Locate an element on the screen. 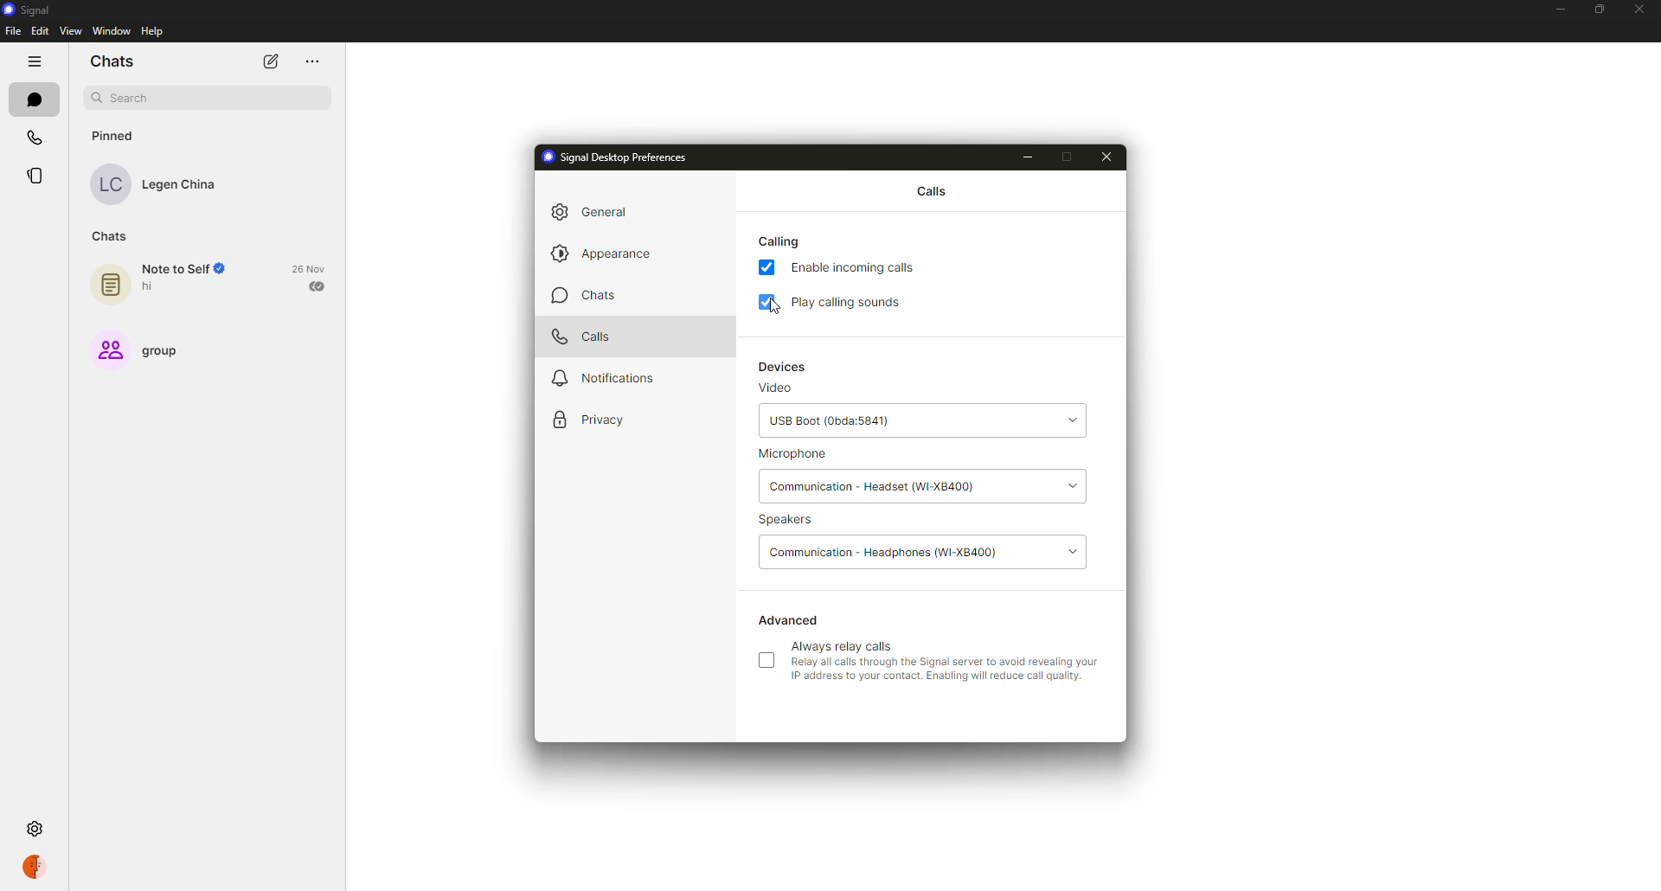 This screenshot has width=1661, height=891. close is located at coordinates (1109, 157).